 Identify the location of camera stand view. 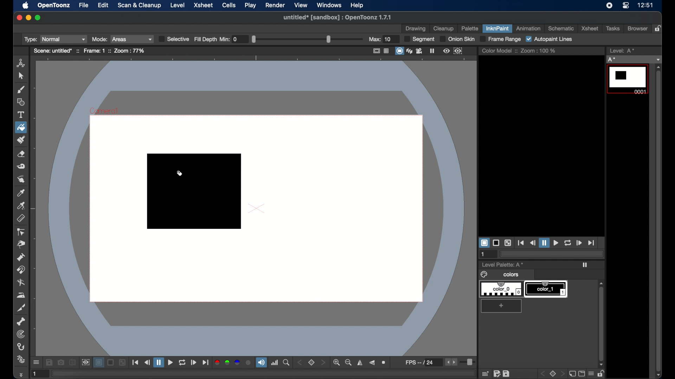
(399, 51).